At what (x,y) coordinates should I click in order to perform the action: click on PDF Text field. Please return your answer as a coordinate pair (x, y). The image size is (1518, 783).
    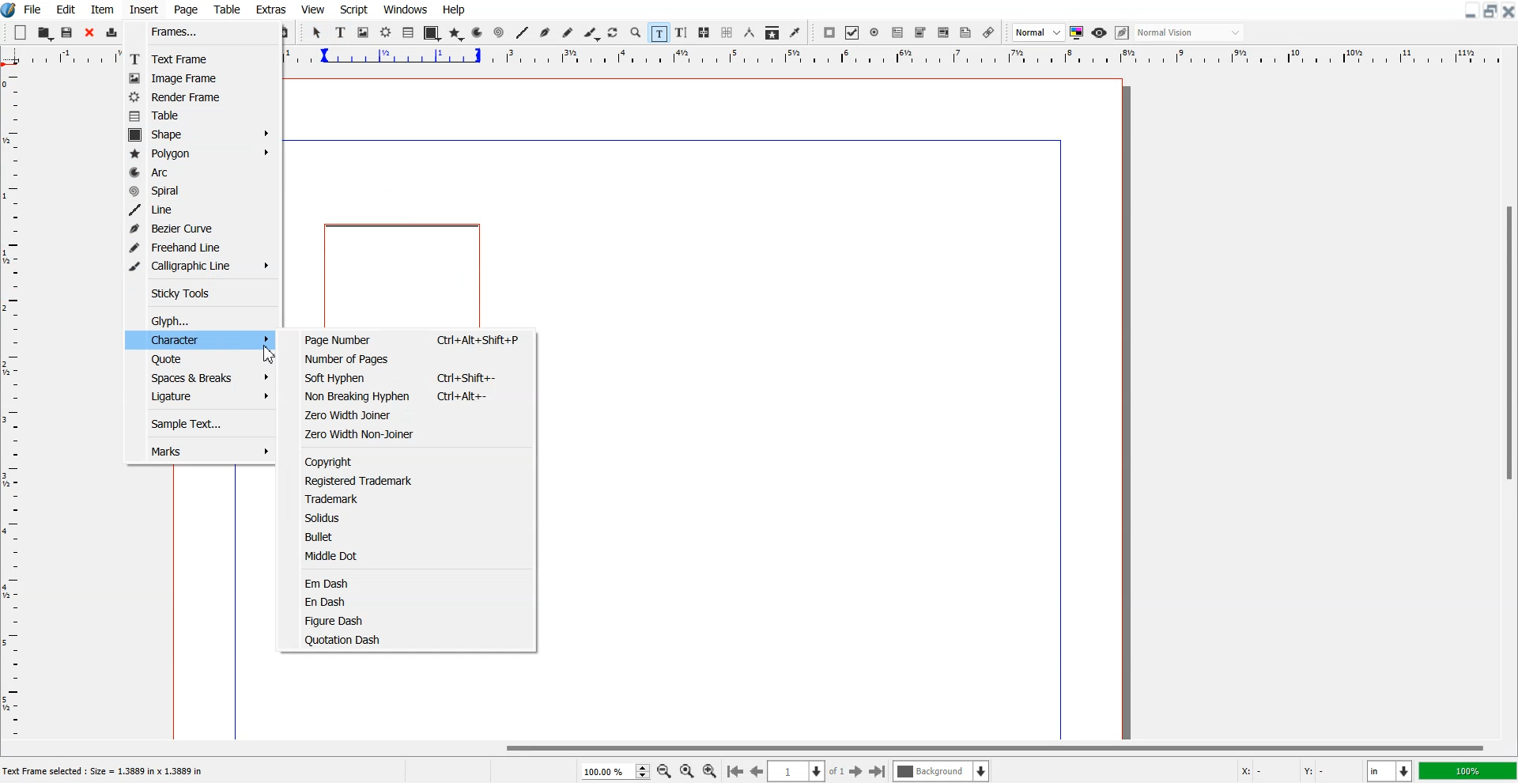
    Looking at the image, I should click on (920, 33).